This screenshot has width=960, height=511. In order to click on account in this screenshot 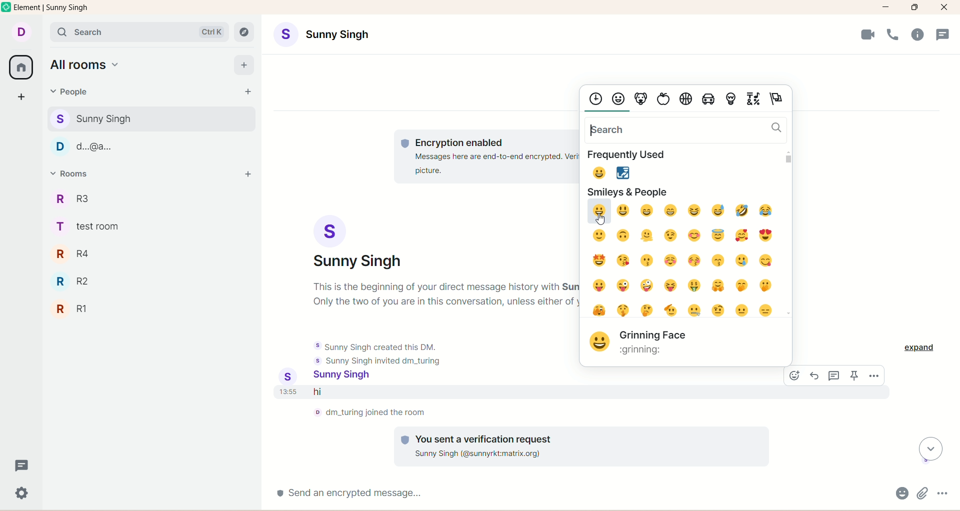, I will do `click(357, 242)`.